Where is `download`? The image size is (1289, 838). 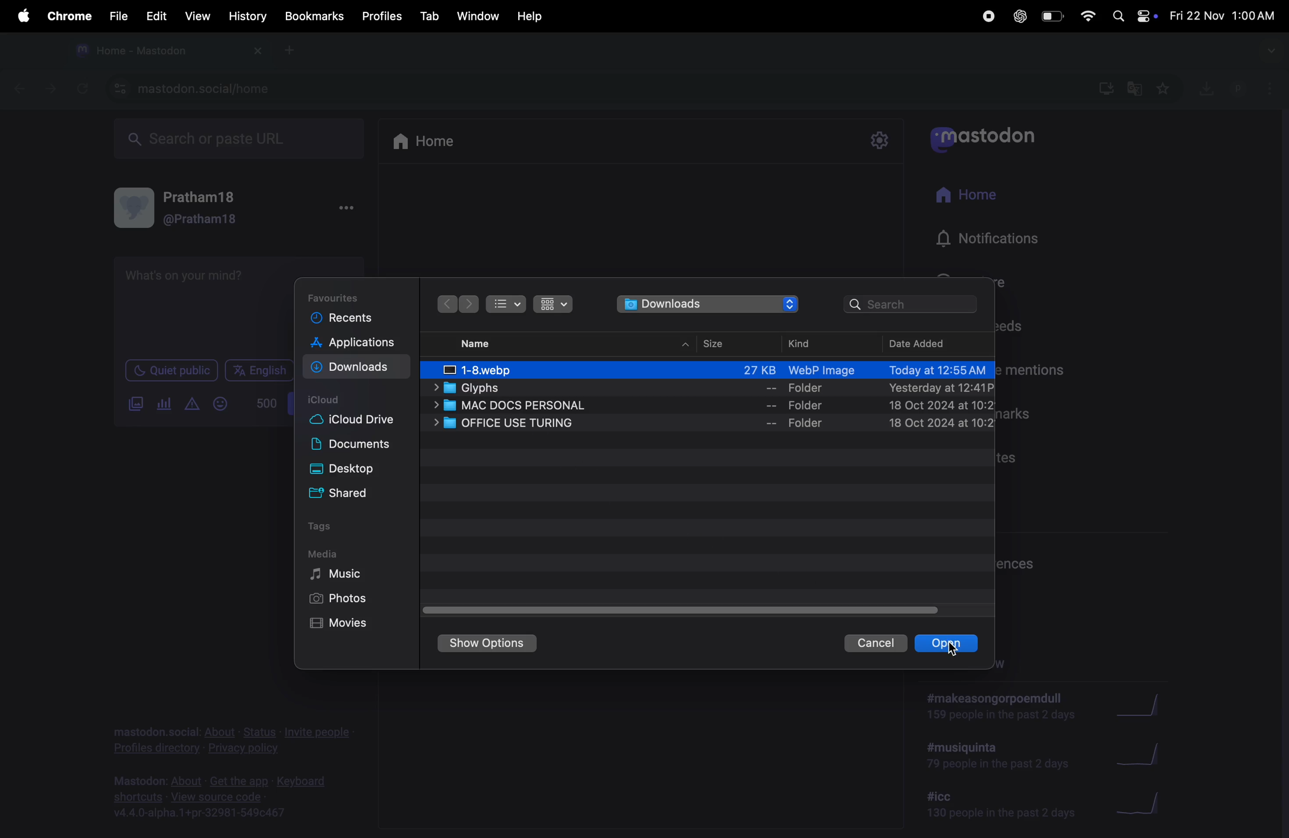
download is located at coordinates (1204, 89).